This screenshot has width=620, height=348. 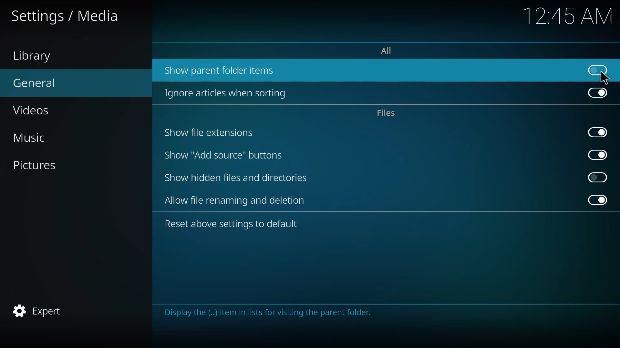 What do you see at coordinates (39, 164) in the screenshot?
I see `pictures` at bounding box center [39, 164].